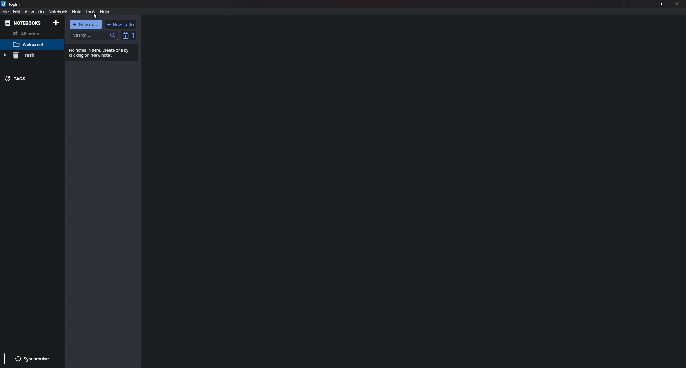 The image size is (686, 368). What do you see at coordinates (40, 12) in the screenshot?
I see `go` at bounding box center [40, 12].